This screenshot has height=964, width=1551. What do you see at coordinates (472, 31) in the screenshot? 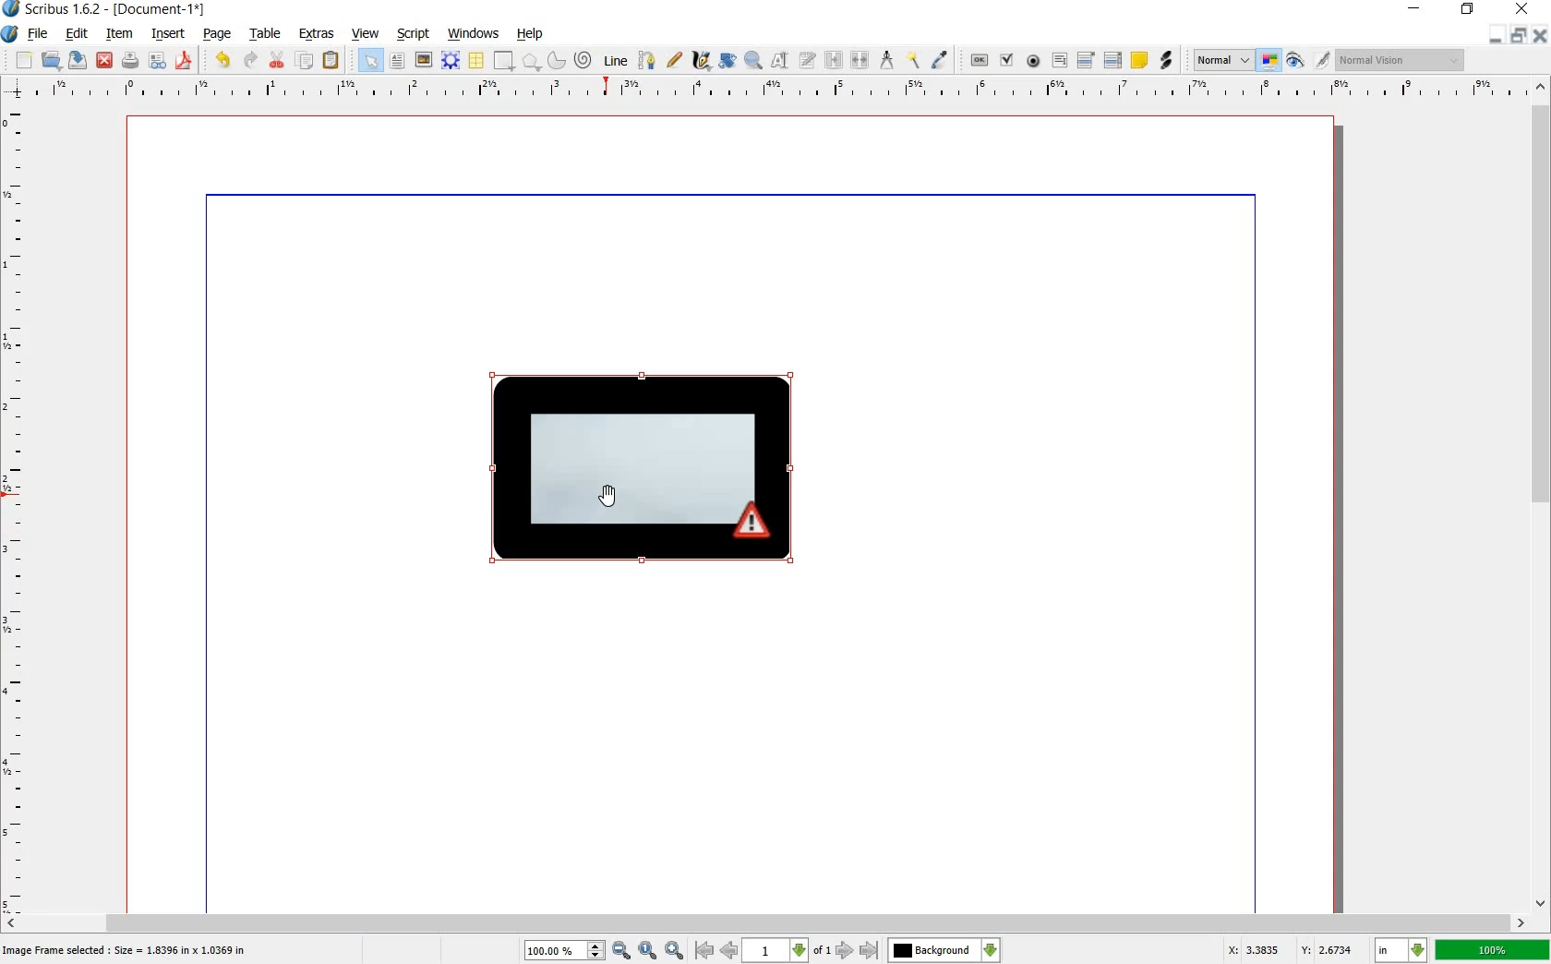
I see `windows` at bounding box center [472, 31].